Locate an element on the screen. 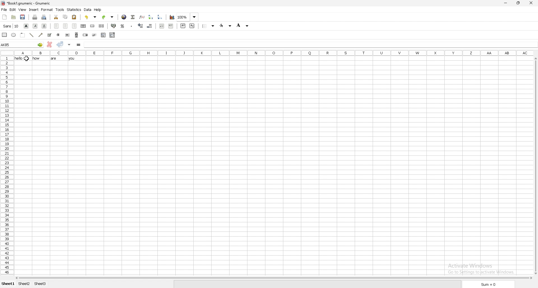 This screenshot has width=538, height=288. italic is located at coordinates (35, 26).